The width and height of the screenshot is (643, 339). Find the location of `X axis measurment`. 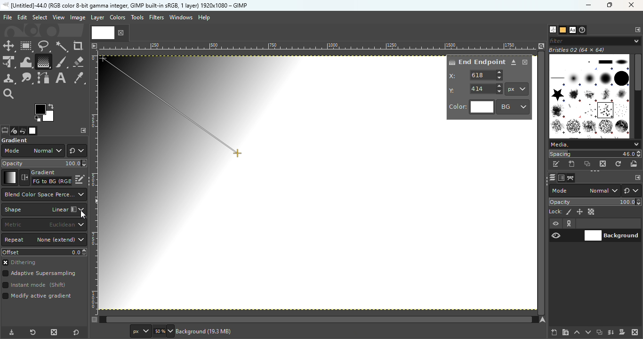

X axis measurment is located at coordinates (476, 75).